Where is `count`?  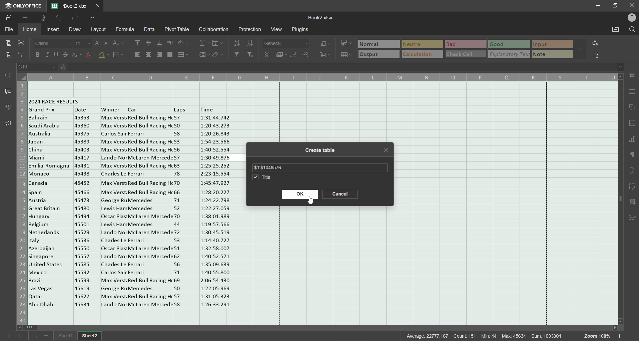
count is located at coordinates (466, 335).